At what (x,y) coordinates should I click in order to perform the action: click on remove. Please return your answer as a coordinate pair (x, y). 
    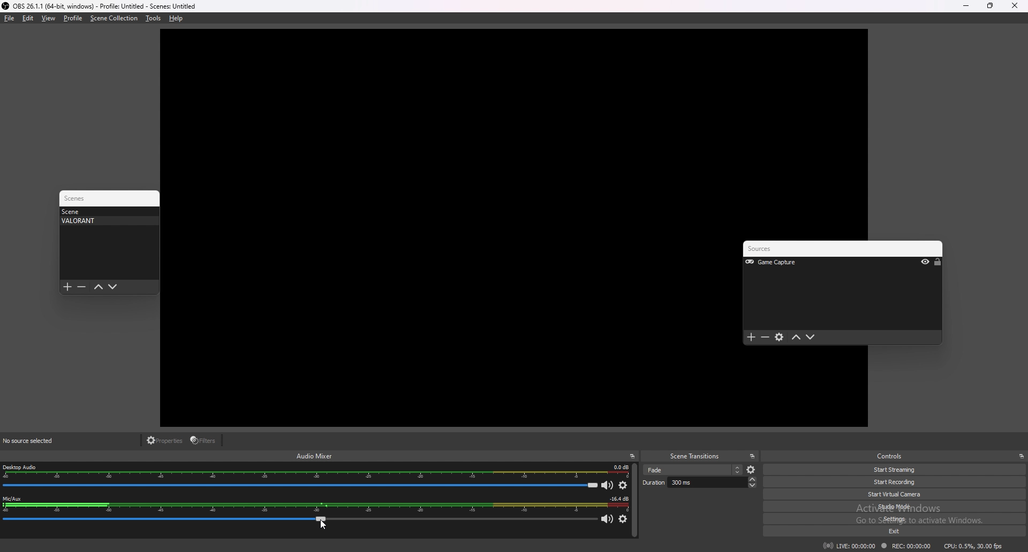
    Looking at the image, I should click on (766, 338).